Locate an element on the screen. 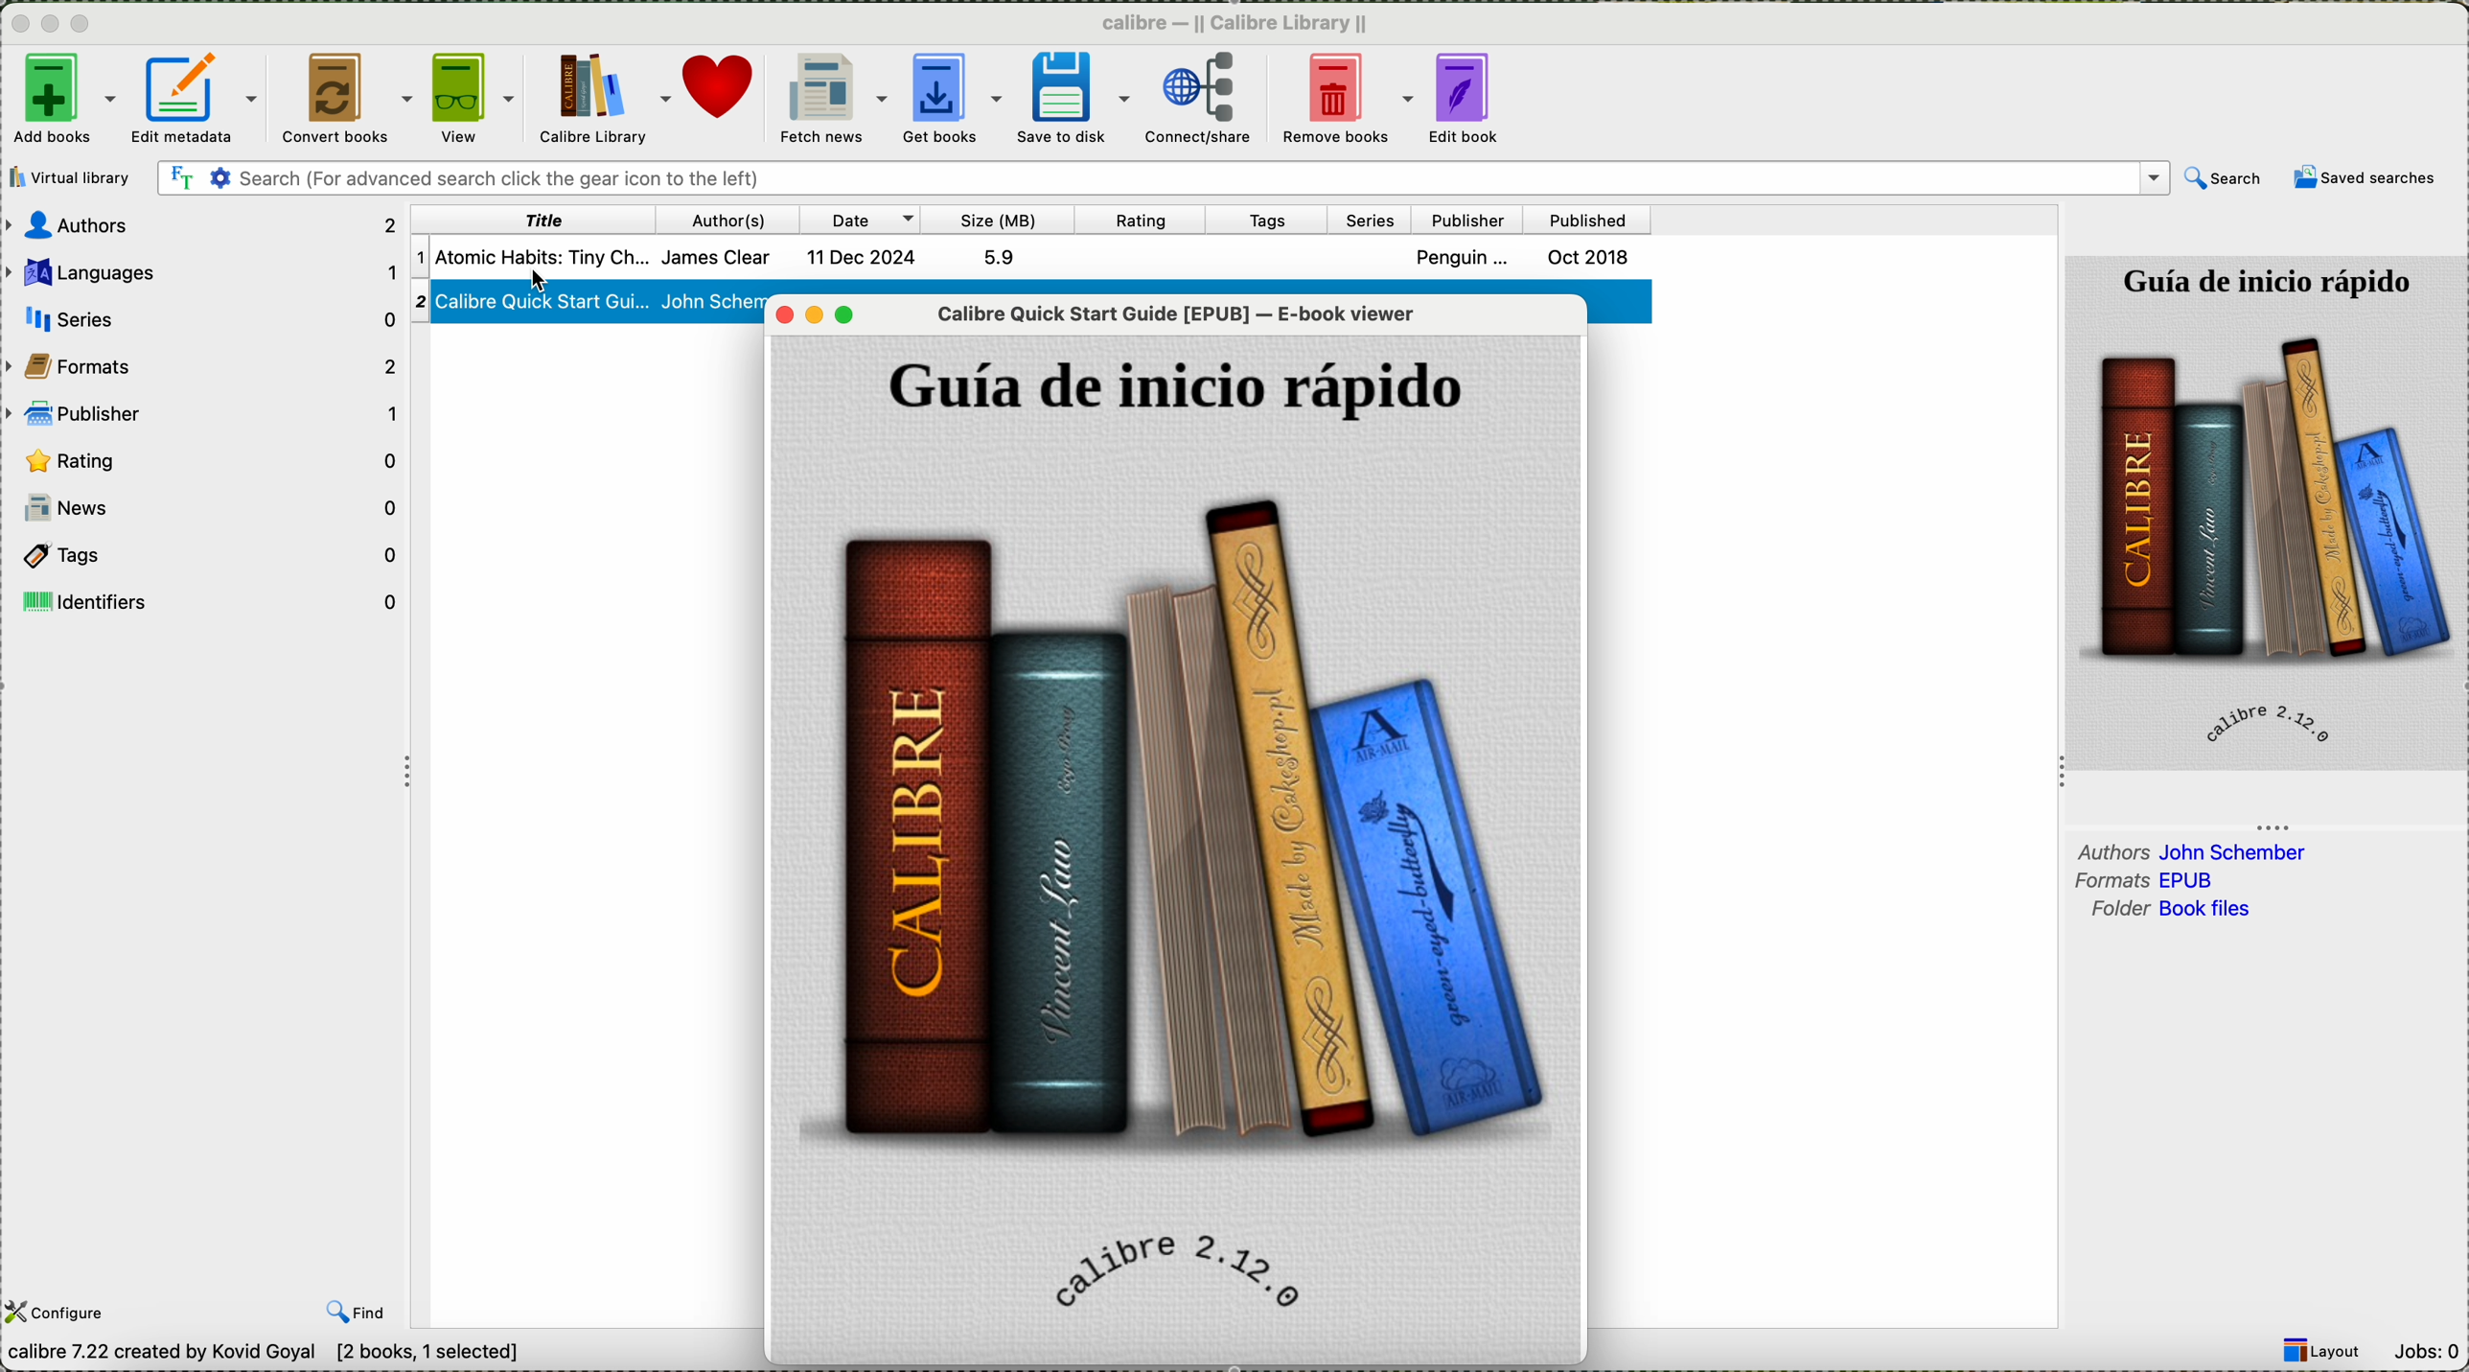 The height and width of the screenshot is (1372, 2469). search is located at coordinates (2224, 179).